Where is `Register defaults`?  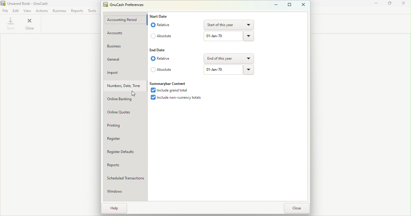 Register defaults is located at coordinates (123, 151).